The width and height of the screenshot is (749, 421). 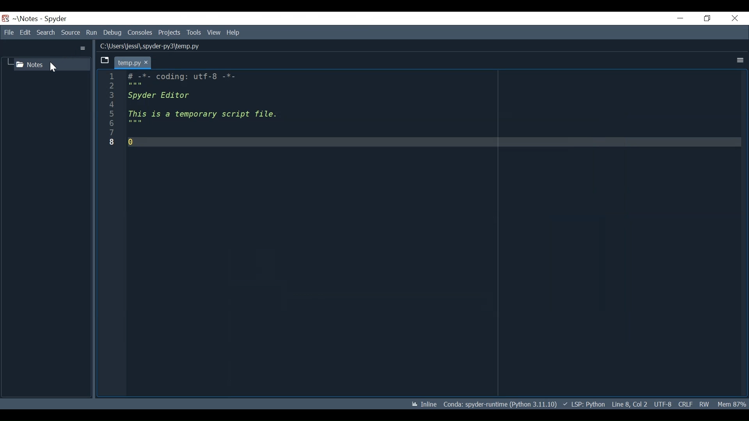 What do you see at coordinates (8, 32) in the screenshot?
I see `File` at bounding box center [8, 32].